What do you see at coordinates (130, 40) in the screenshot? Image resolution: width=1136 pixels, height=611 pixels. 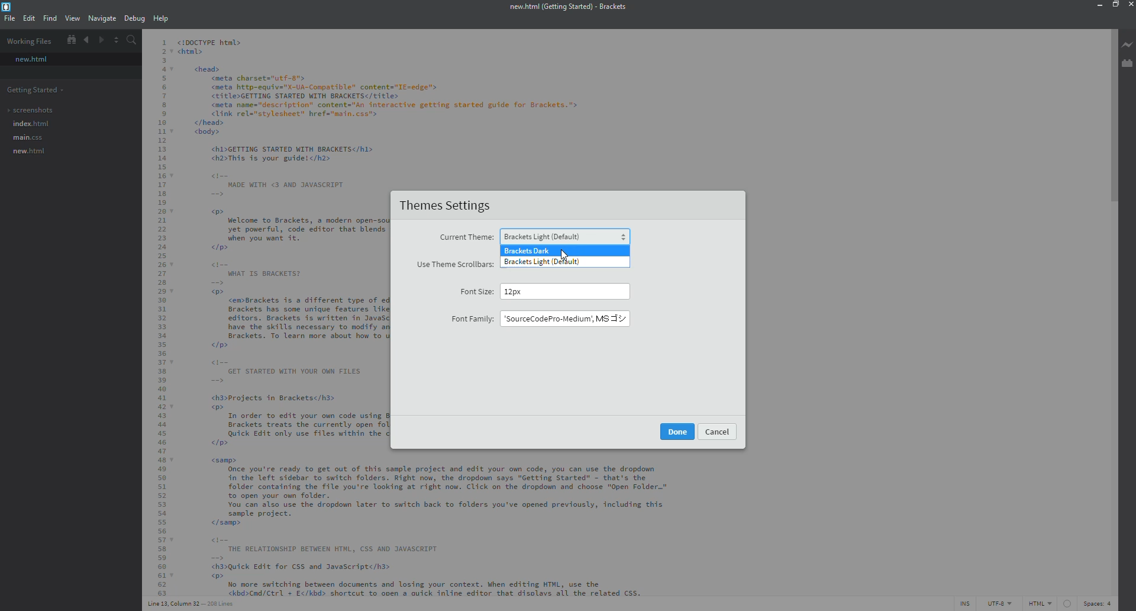 I see `search` at bounding box center [130, 40].